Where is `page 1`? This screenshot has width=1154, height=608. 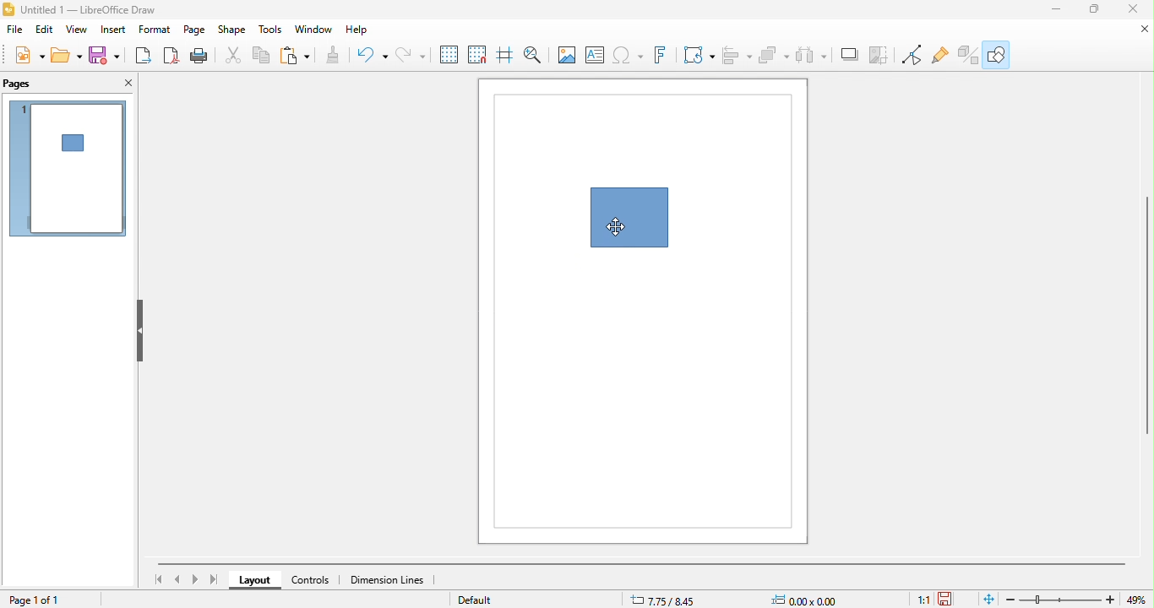 page 1 is located at coordinates (68, 168).